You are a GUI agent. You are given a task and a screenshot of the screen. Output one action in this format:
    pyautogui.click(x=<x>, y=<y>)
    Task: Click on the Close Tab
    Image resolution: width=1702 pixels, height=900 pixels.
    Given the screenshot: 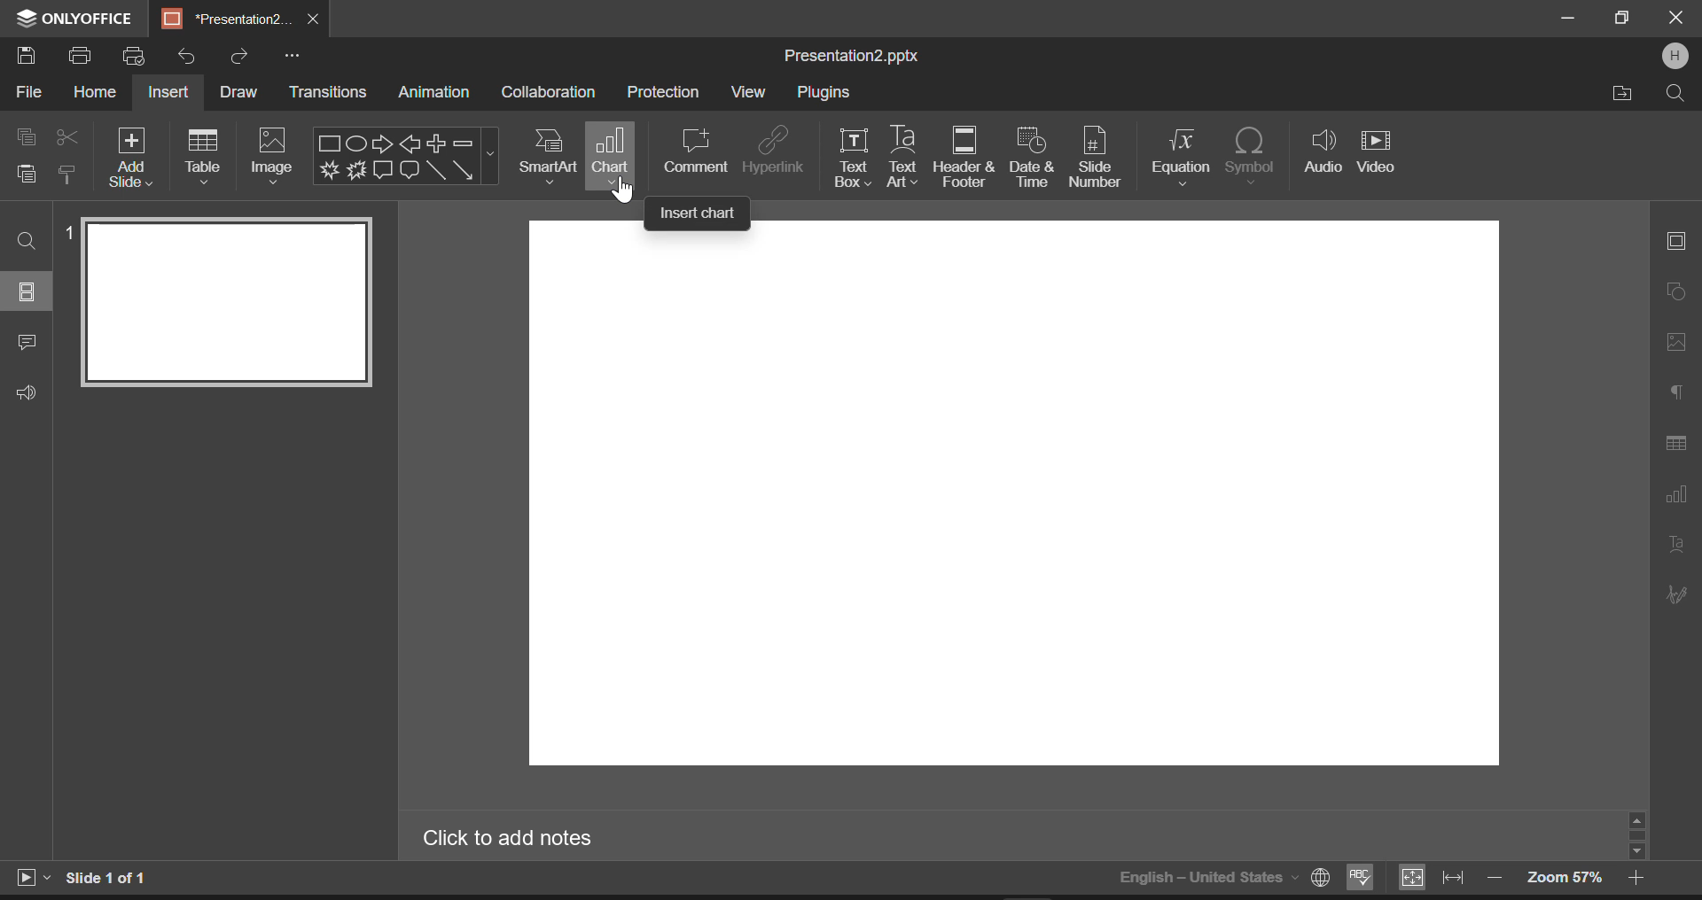 What is the action you would take?
    pyautogui.click(x=315, y=19)
    